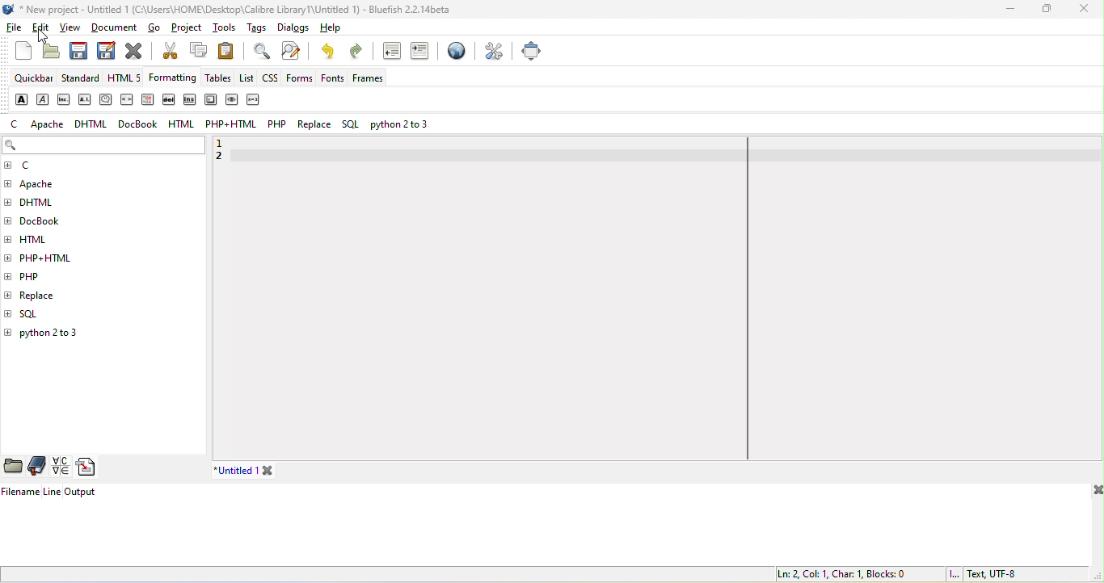  I want to click on tables, so click(220, 80).